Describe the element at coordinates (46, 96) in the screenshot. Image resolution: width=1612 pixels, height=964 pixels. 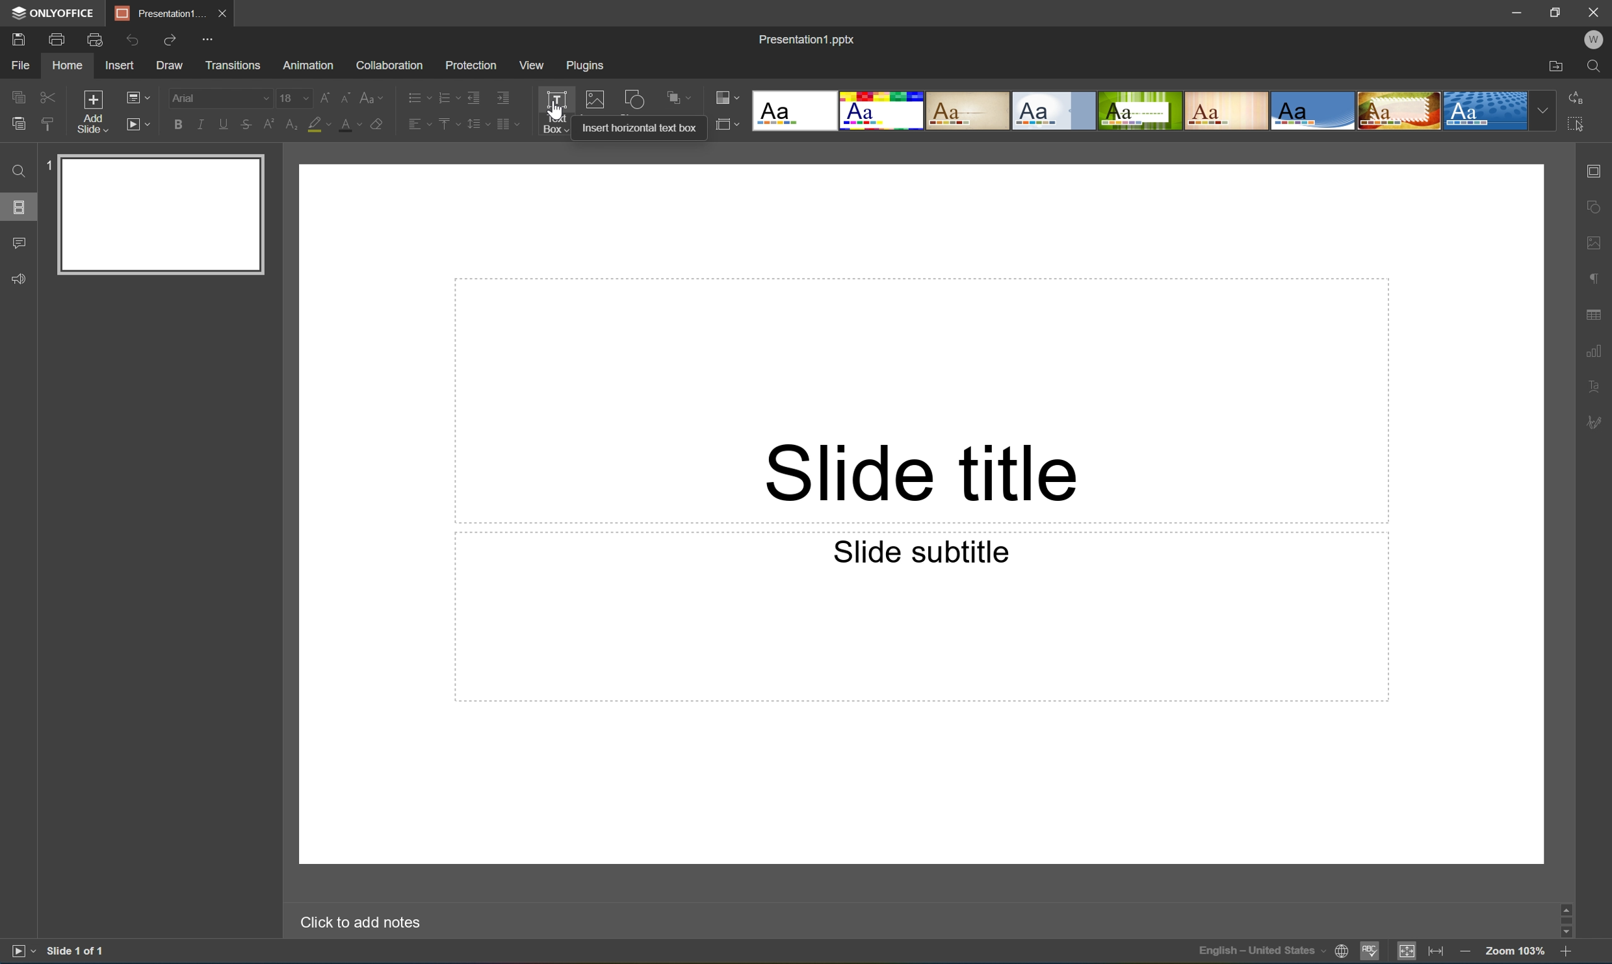
I see `Cut` at that location.